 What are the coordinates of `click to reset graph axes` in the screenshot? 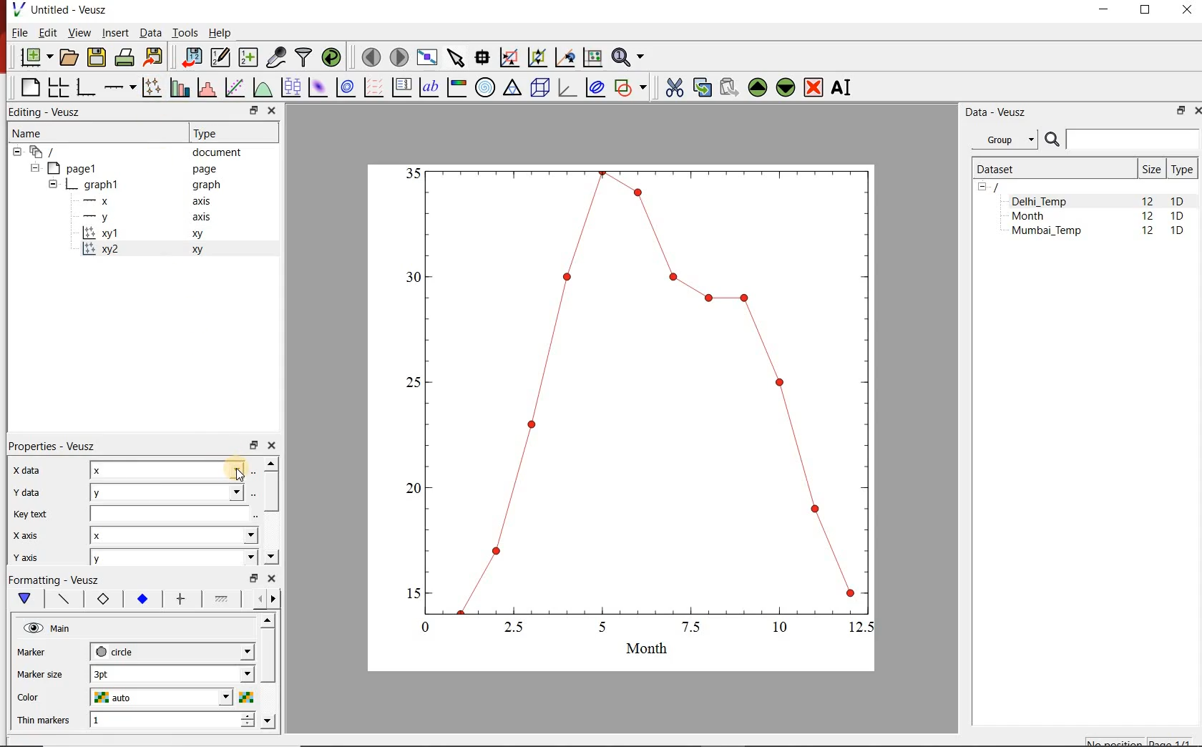 It's located at (592, 58).